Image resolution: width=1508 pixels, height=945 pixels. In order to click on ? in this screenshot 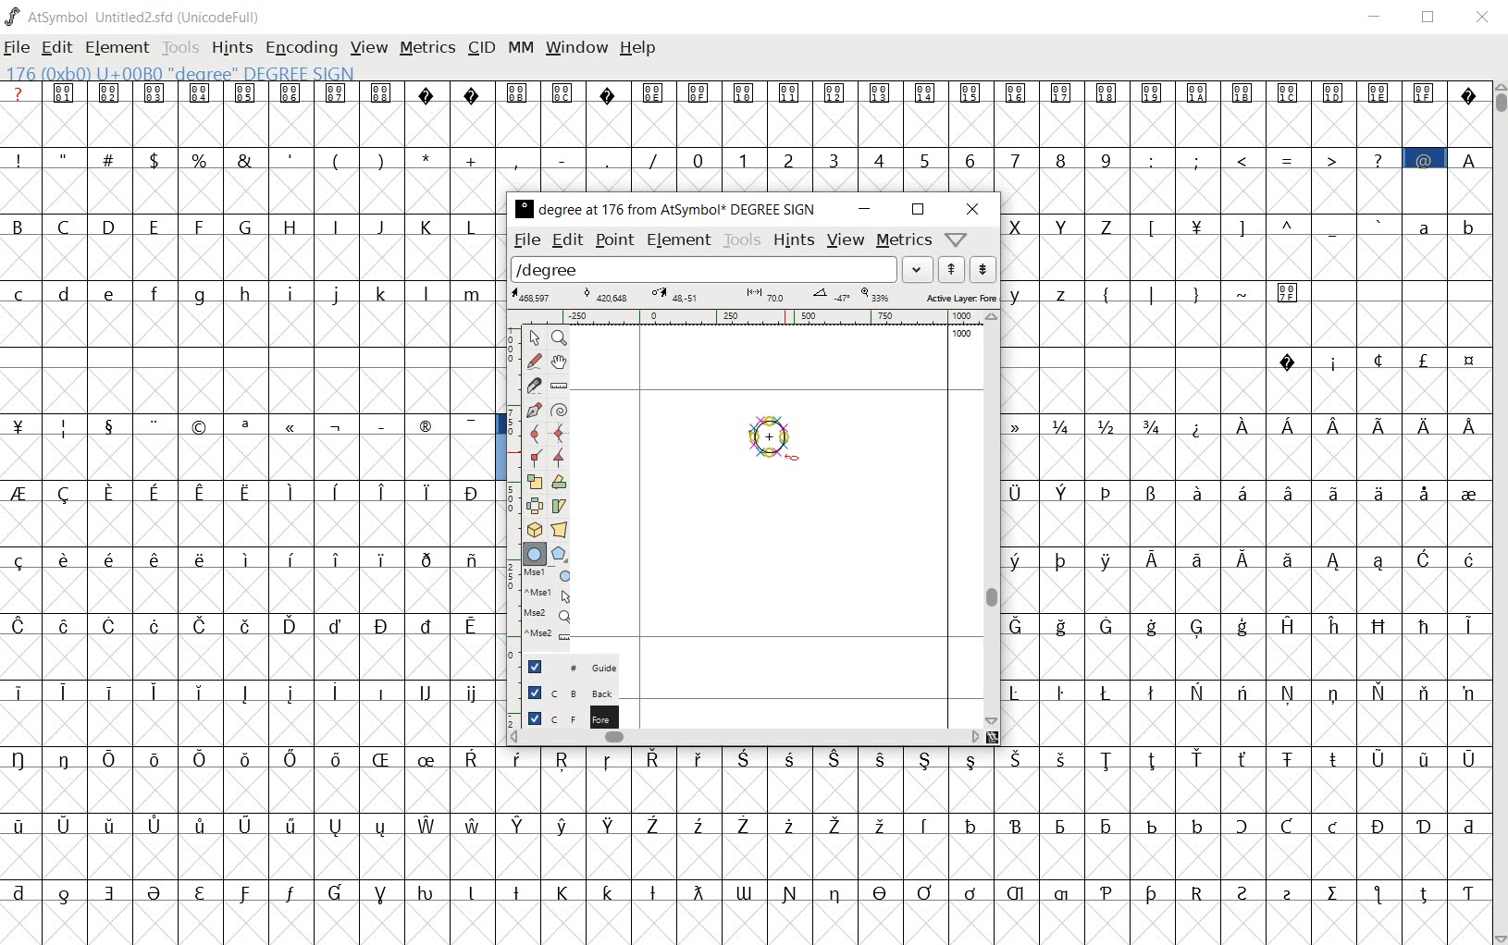, I will do `click(19, 93)`.